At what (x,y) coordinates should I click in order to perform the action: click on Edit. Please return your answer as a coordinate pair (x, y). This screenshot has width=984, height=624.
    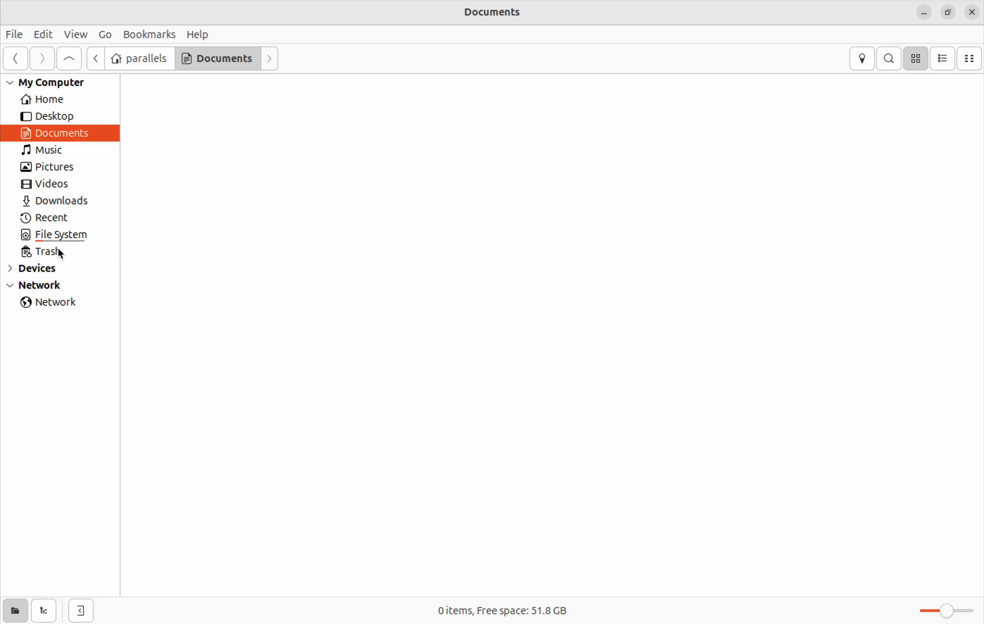
    Looking at the image, I should click on (42, 34).